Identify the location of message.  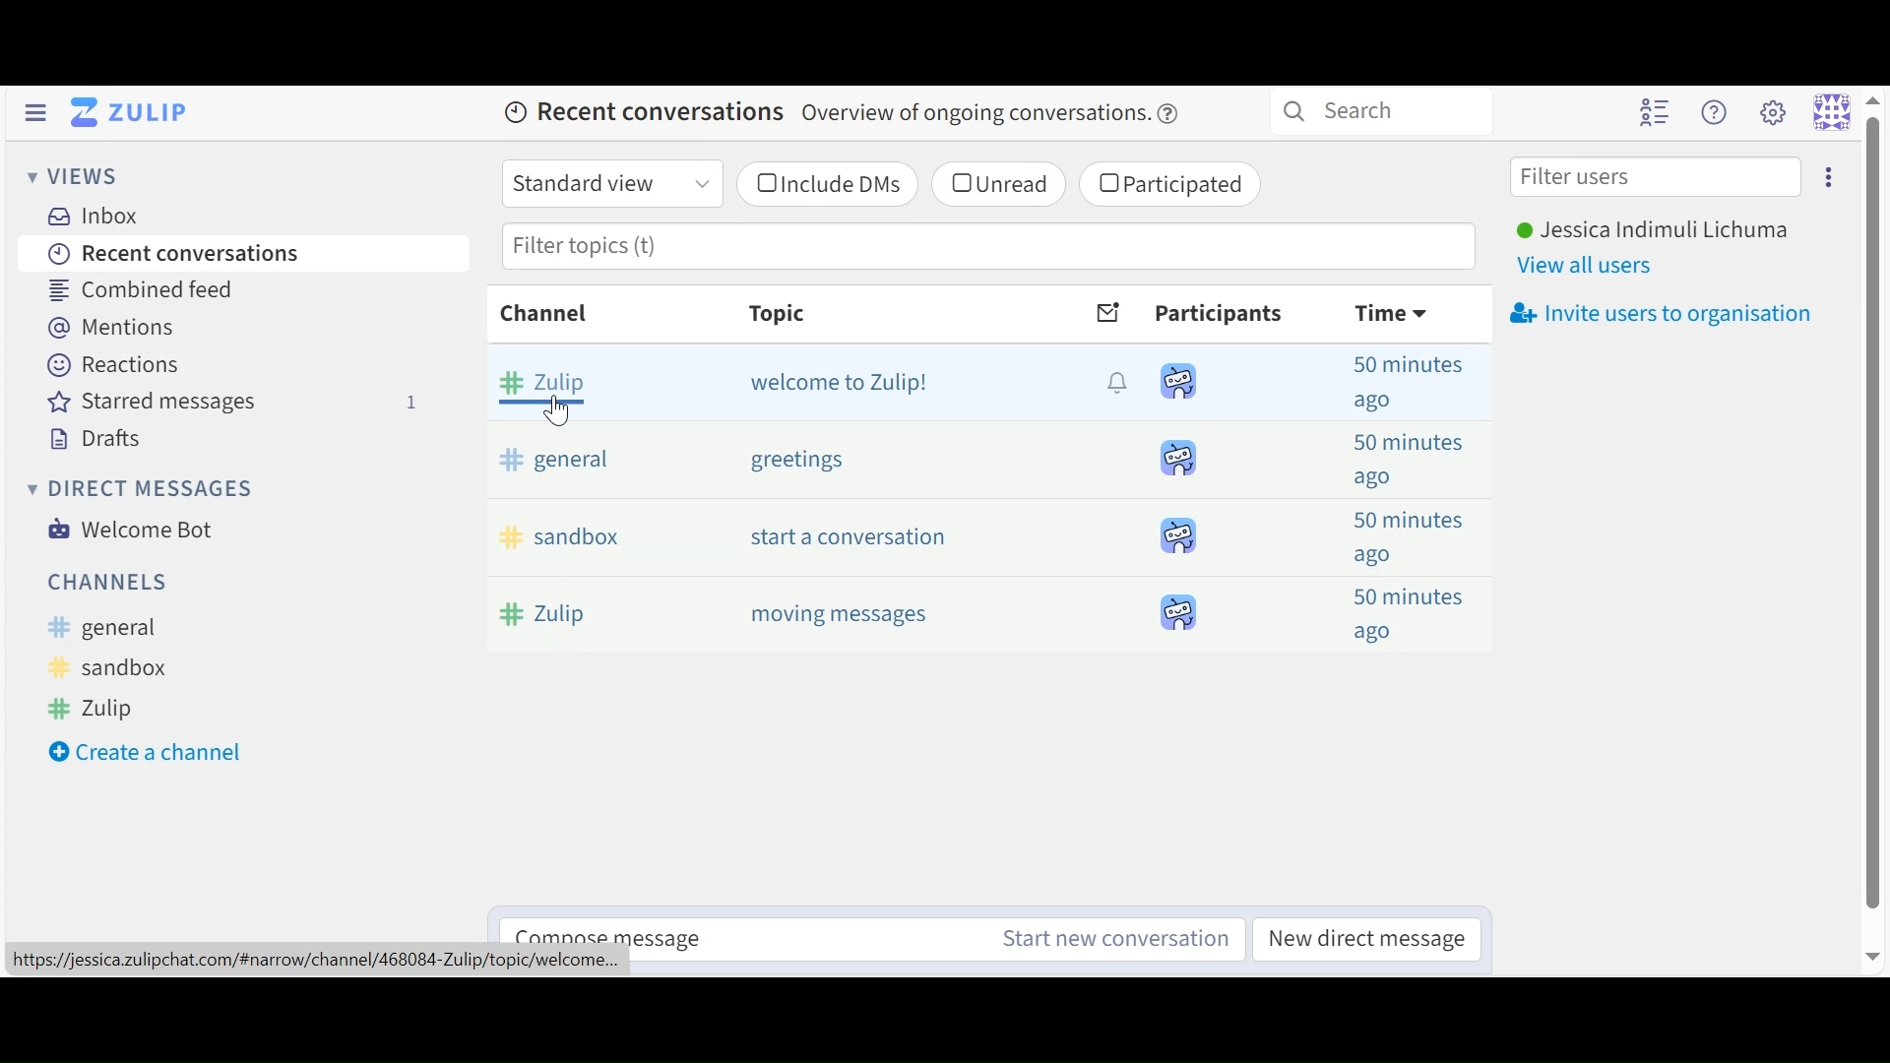
(988, 613).